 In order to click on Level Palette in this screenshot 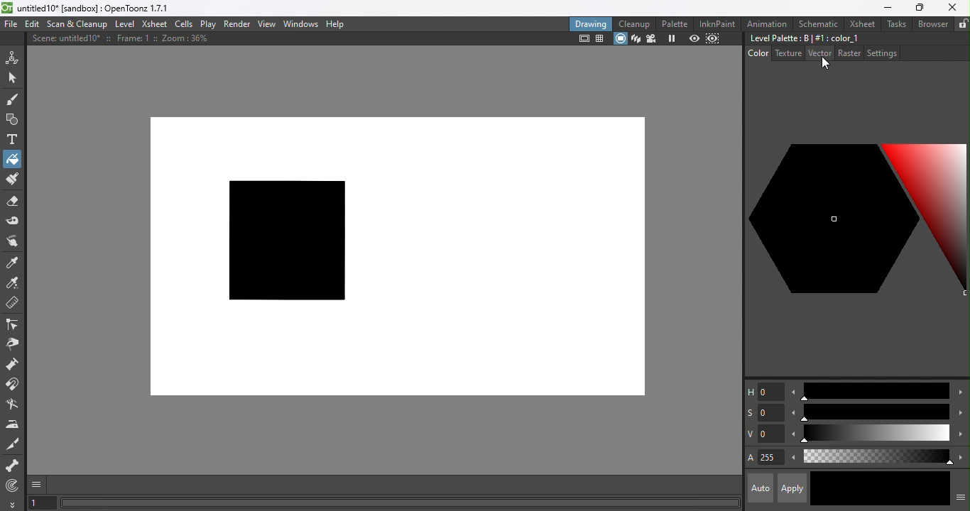, I will do `click(804, 38)`.